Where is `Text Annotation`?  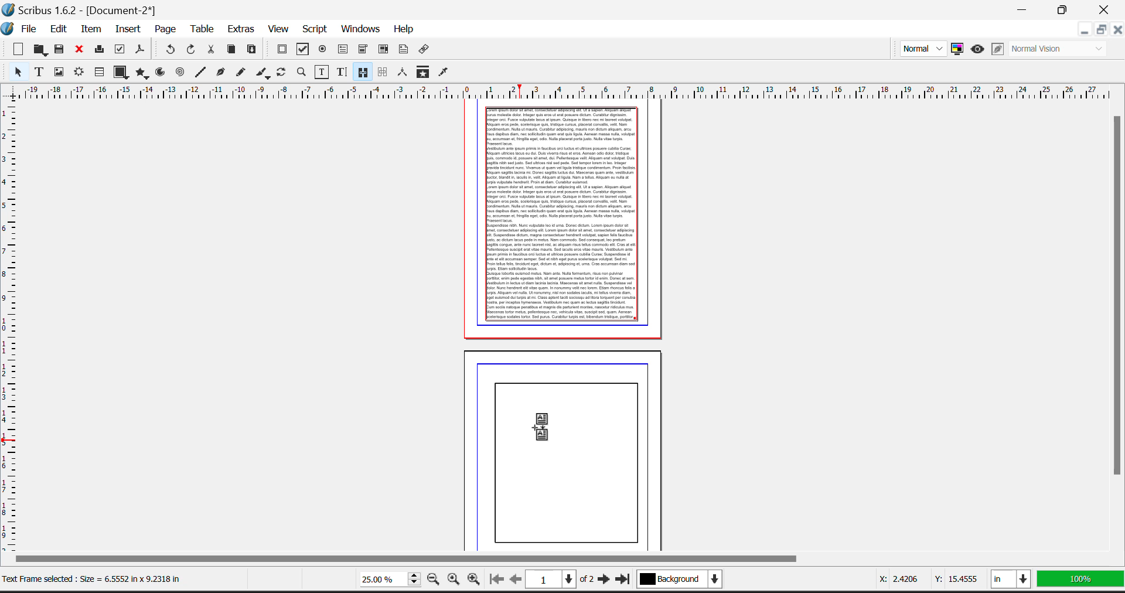
Text Annotation is located at coordinates (405, 50).